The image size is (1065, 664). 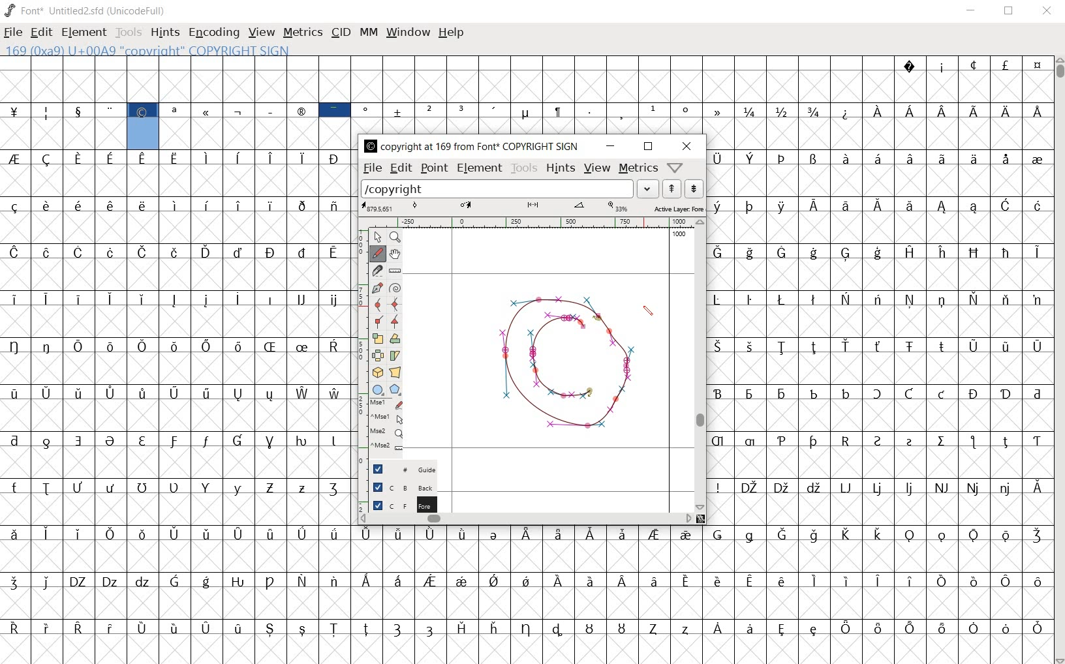 What do you see at coordinates (178, 405) in the screenshot?
I see `glyphs` at bounding box center [178, 405].